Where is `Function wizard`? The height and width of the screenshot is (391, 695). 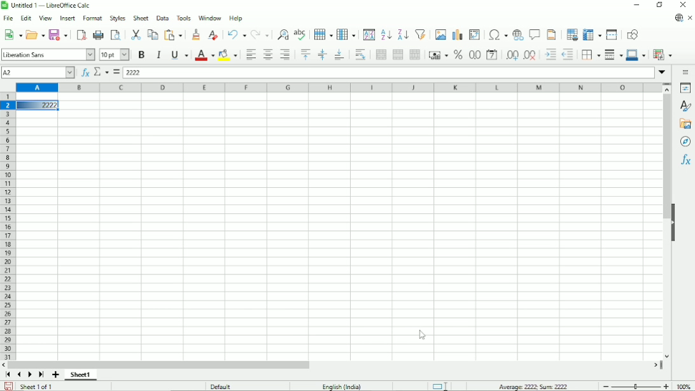 Function wizard is located at coordinates (85, 73).